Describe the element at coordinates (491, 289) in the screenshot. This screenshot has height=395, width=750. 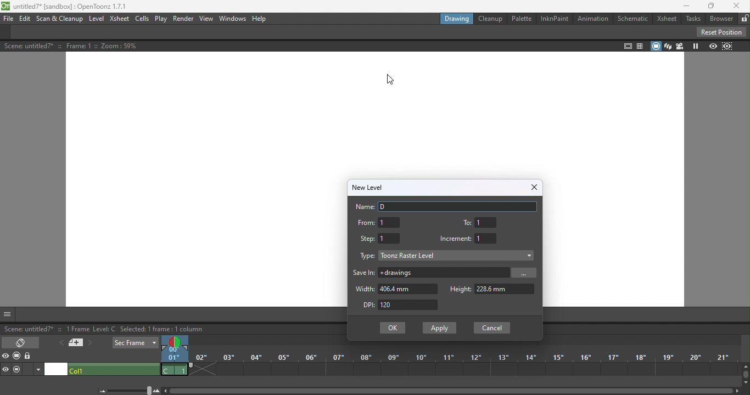
I see `Height` at that location.